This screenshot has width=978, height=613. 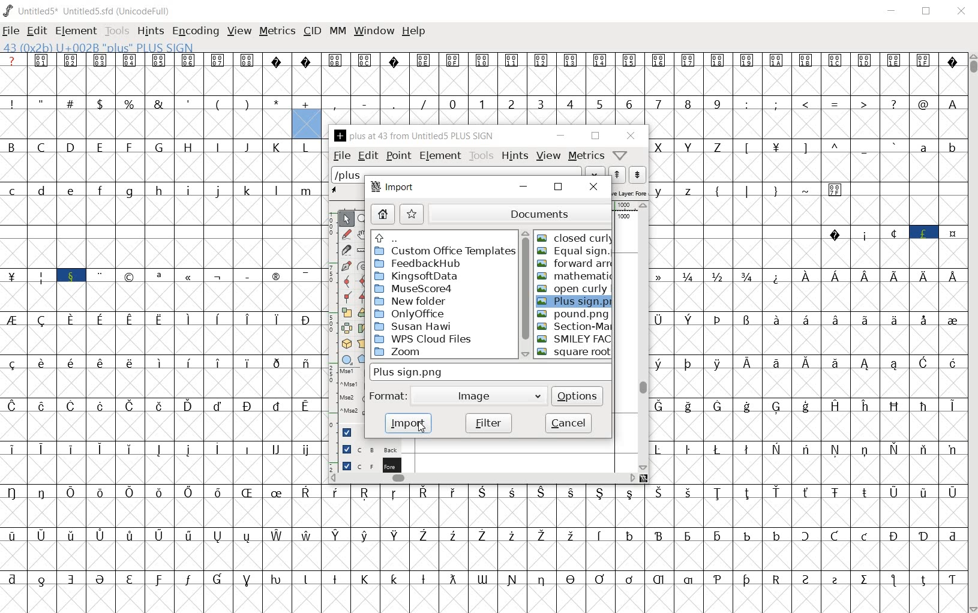 I want to click on close, so click(x=595, y=190).